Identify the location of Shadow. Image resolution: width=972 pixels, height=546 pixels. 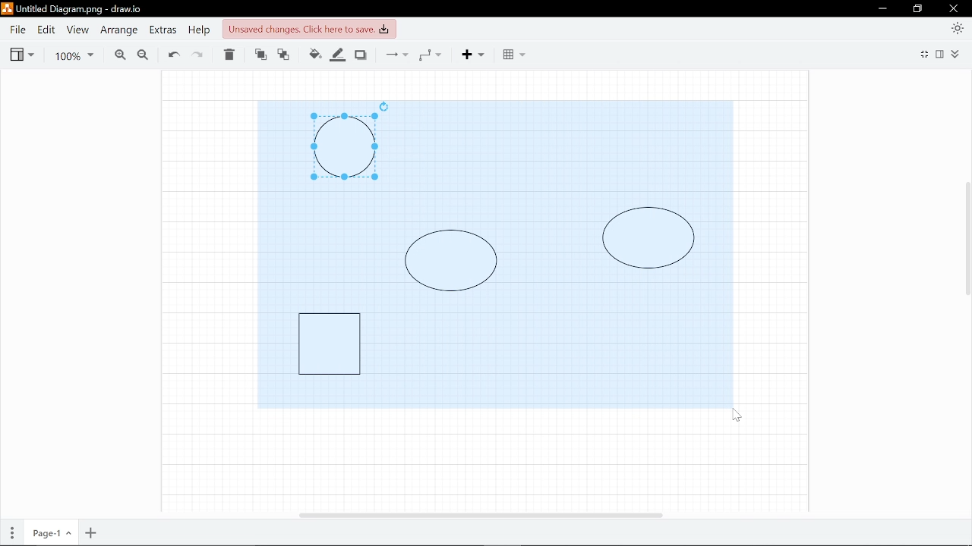
(363, 54).